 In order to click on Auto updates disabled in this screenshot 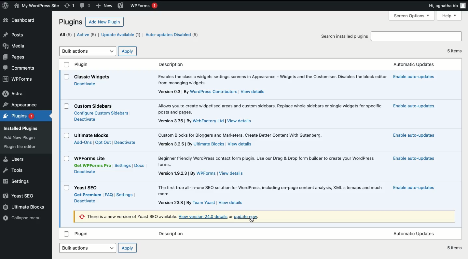, I will do `click(172, 35)`.